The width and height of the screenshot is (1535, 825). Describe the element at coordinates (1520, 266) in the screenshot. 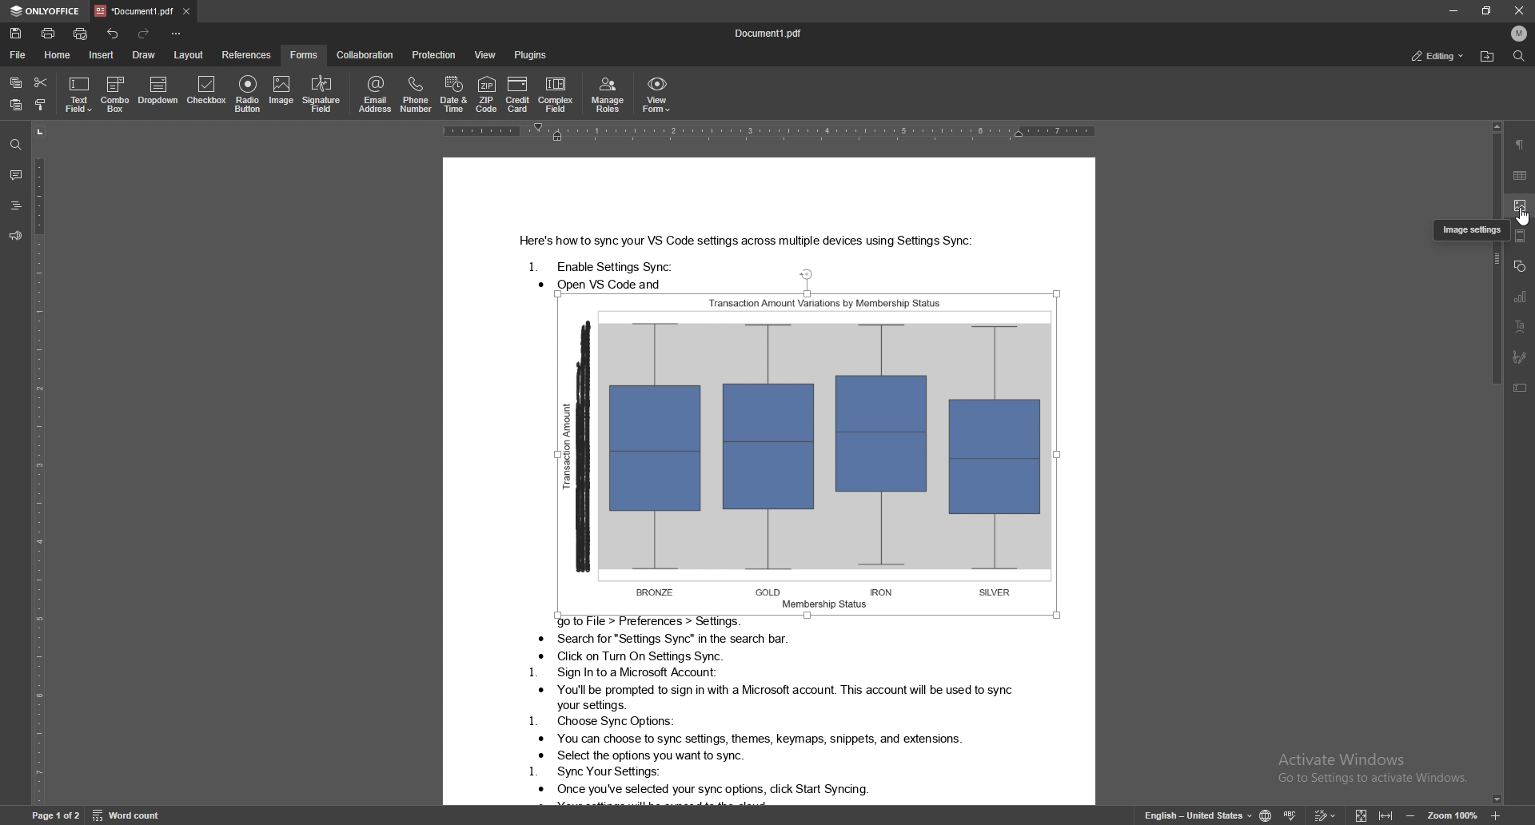

I see `shape` at that location.